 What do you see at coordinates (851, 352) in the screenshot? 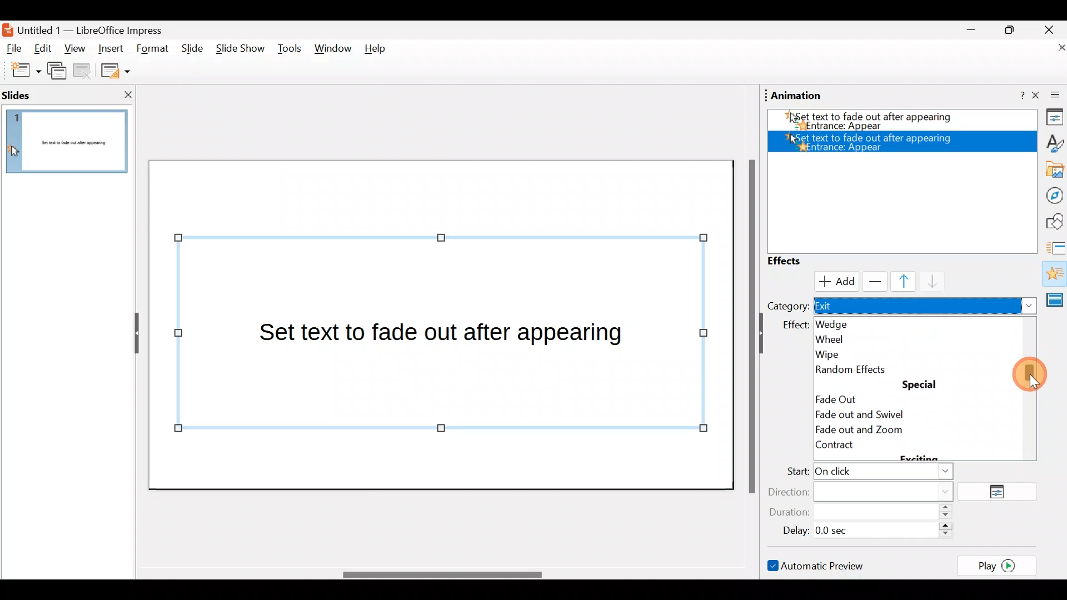
I see `Wipe` at bounding box center [851, 352].